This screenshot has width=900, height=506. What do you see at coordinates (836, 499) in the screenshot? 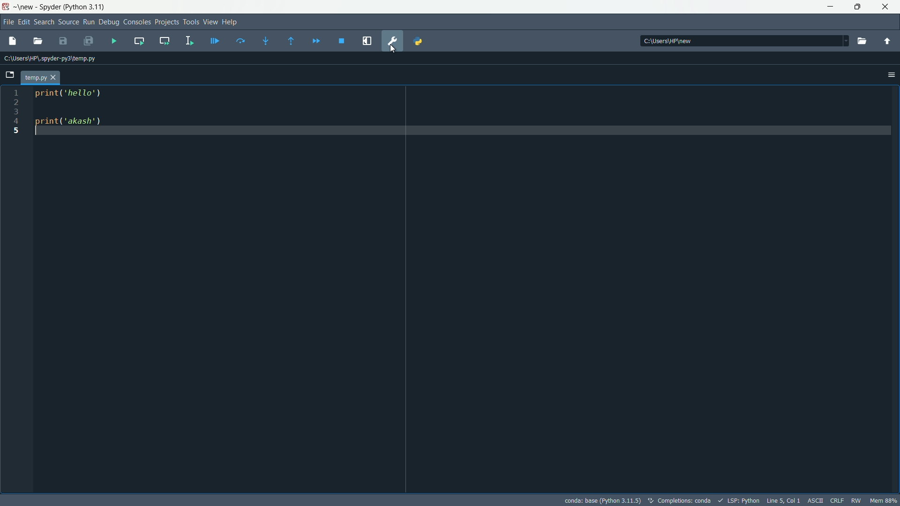
I see `CRLF` at bounding box center [836, 499].